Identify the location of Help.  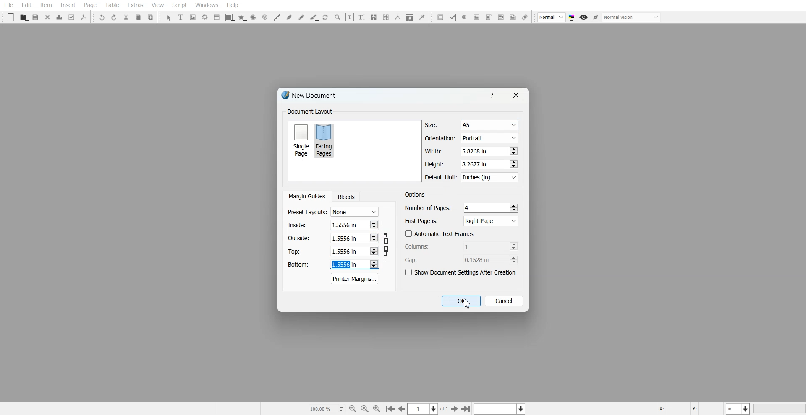
(494, 95).